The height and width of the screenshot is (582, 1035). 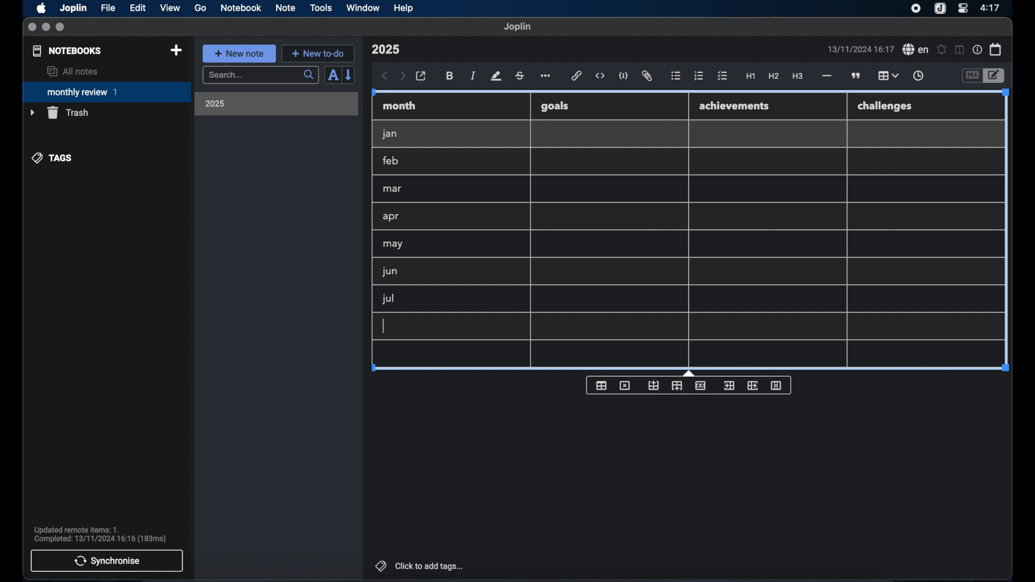 What do you see at coordinates (625, 386) in the screenshot?
I see `delete table` at bounding box center [625, 386].